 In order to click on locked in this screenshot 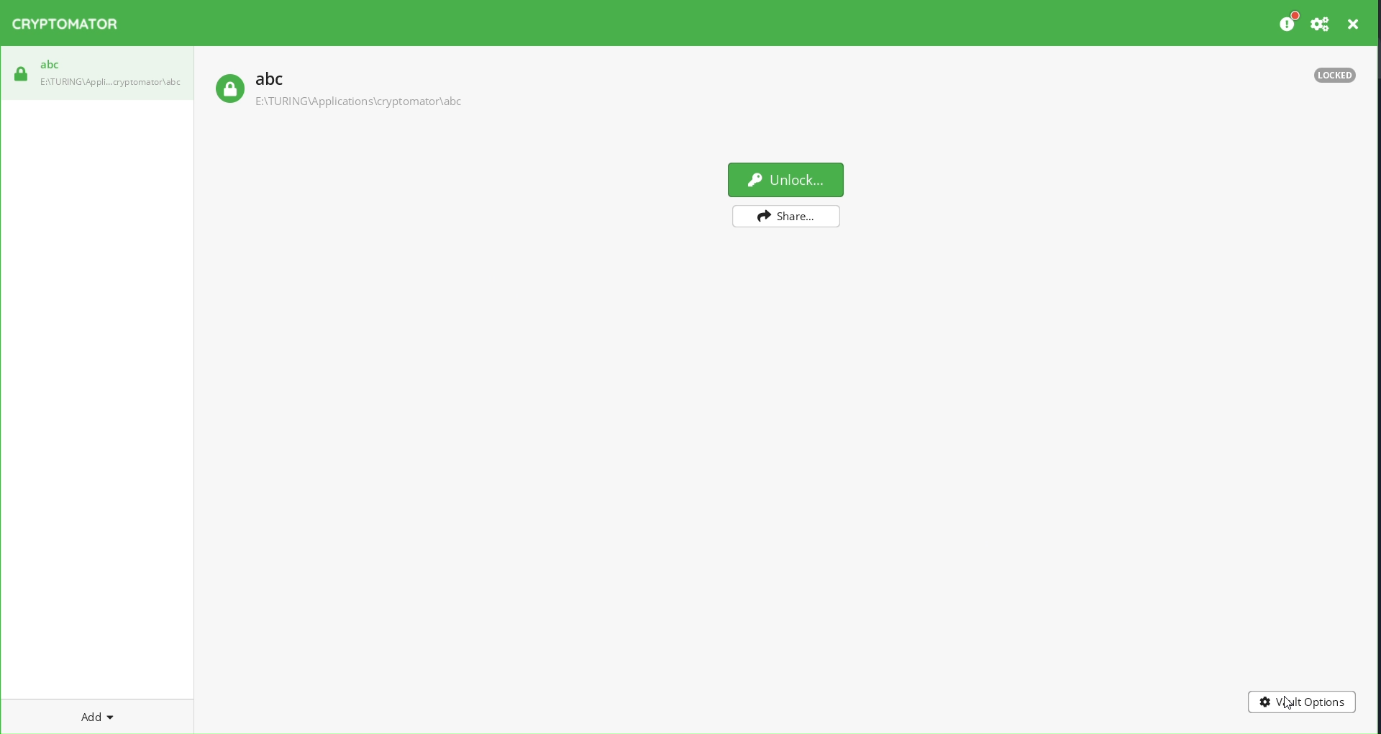, I will do `click(1333, 78)`.